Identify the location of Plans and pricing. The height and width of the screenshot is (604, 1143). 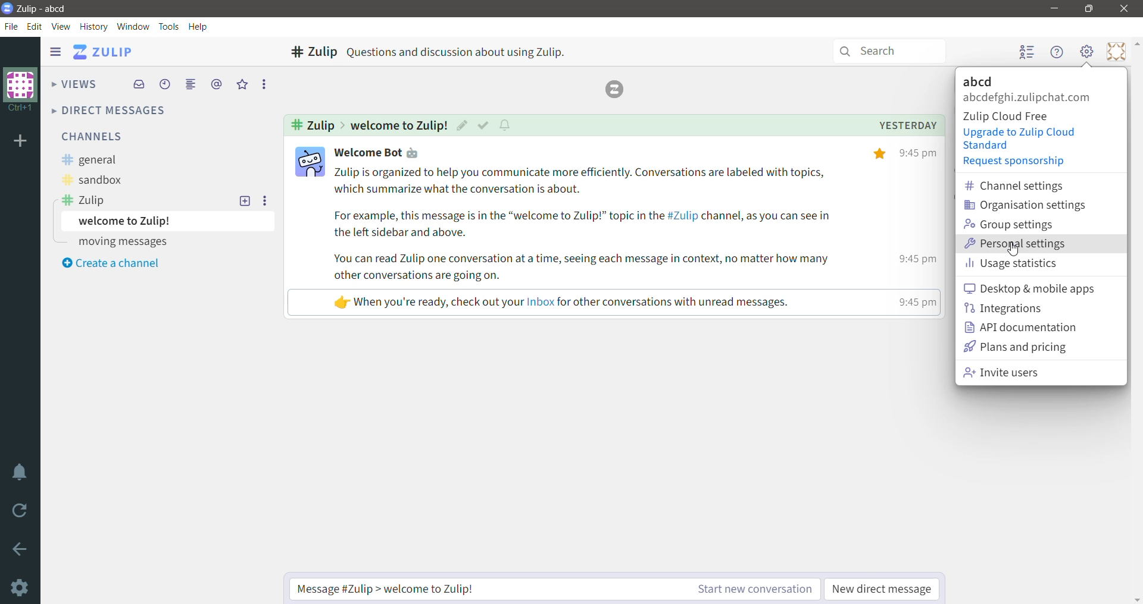
(1028, 348).